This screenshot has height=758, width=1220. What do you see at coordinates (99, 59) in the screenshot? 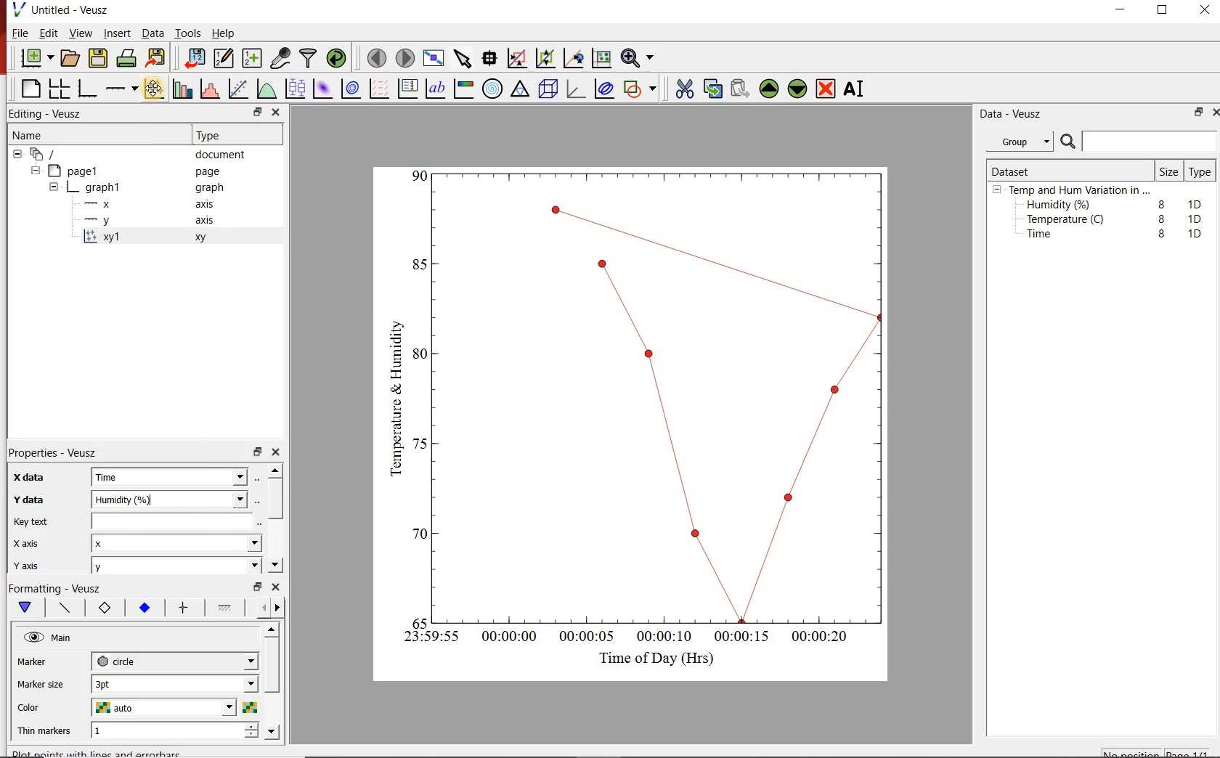
I see `save the document` at bounding box center [99, 59].